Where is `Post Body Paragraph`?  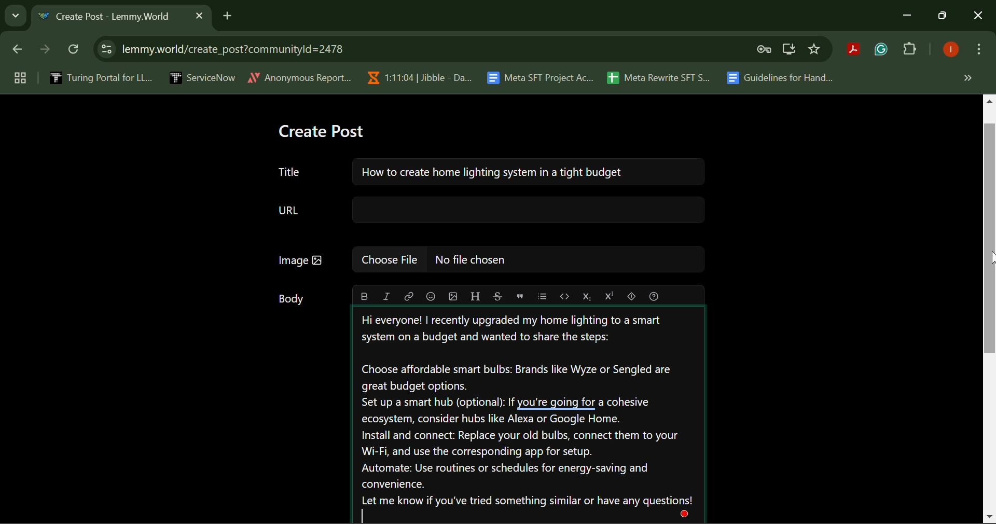
Post Body Paragraph is located at coordinates (529, 416).